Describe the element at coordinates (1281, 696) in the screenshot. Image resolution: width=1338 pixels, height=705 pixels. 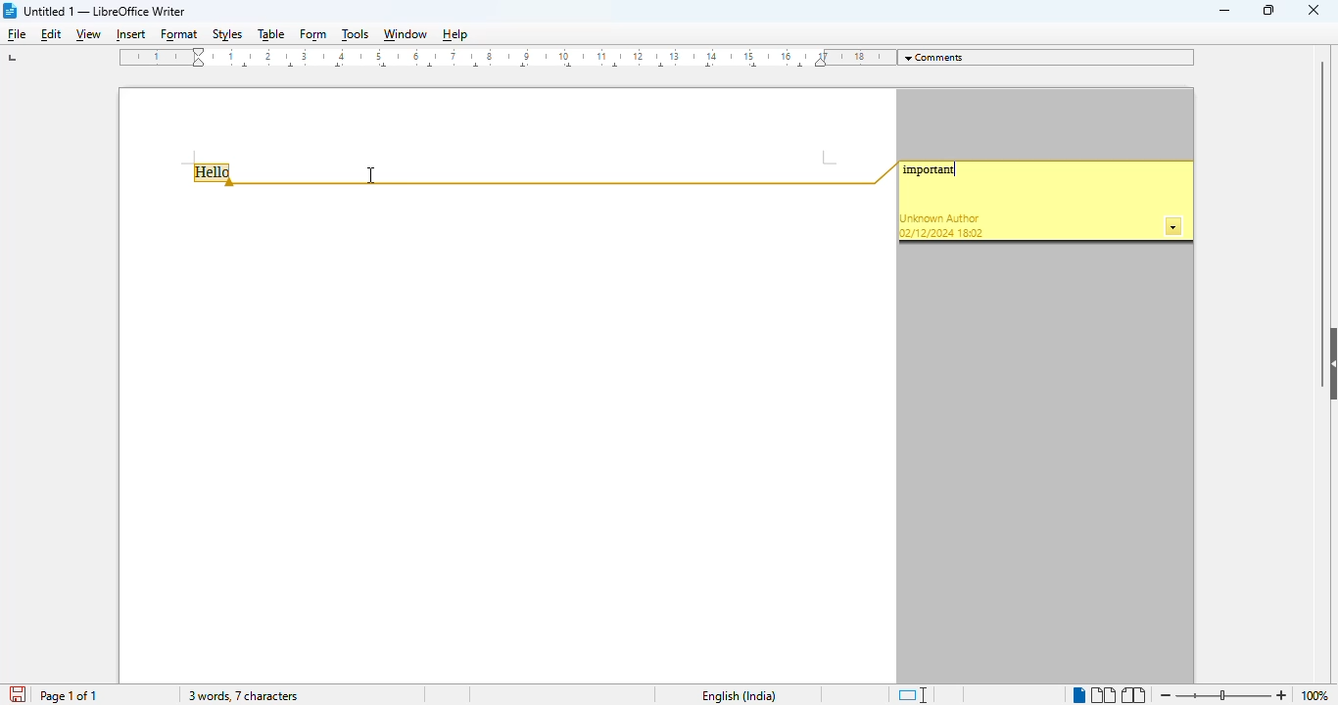
I see `zoom in` at that location.